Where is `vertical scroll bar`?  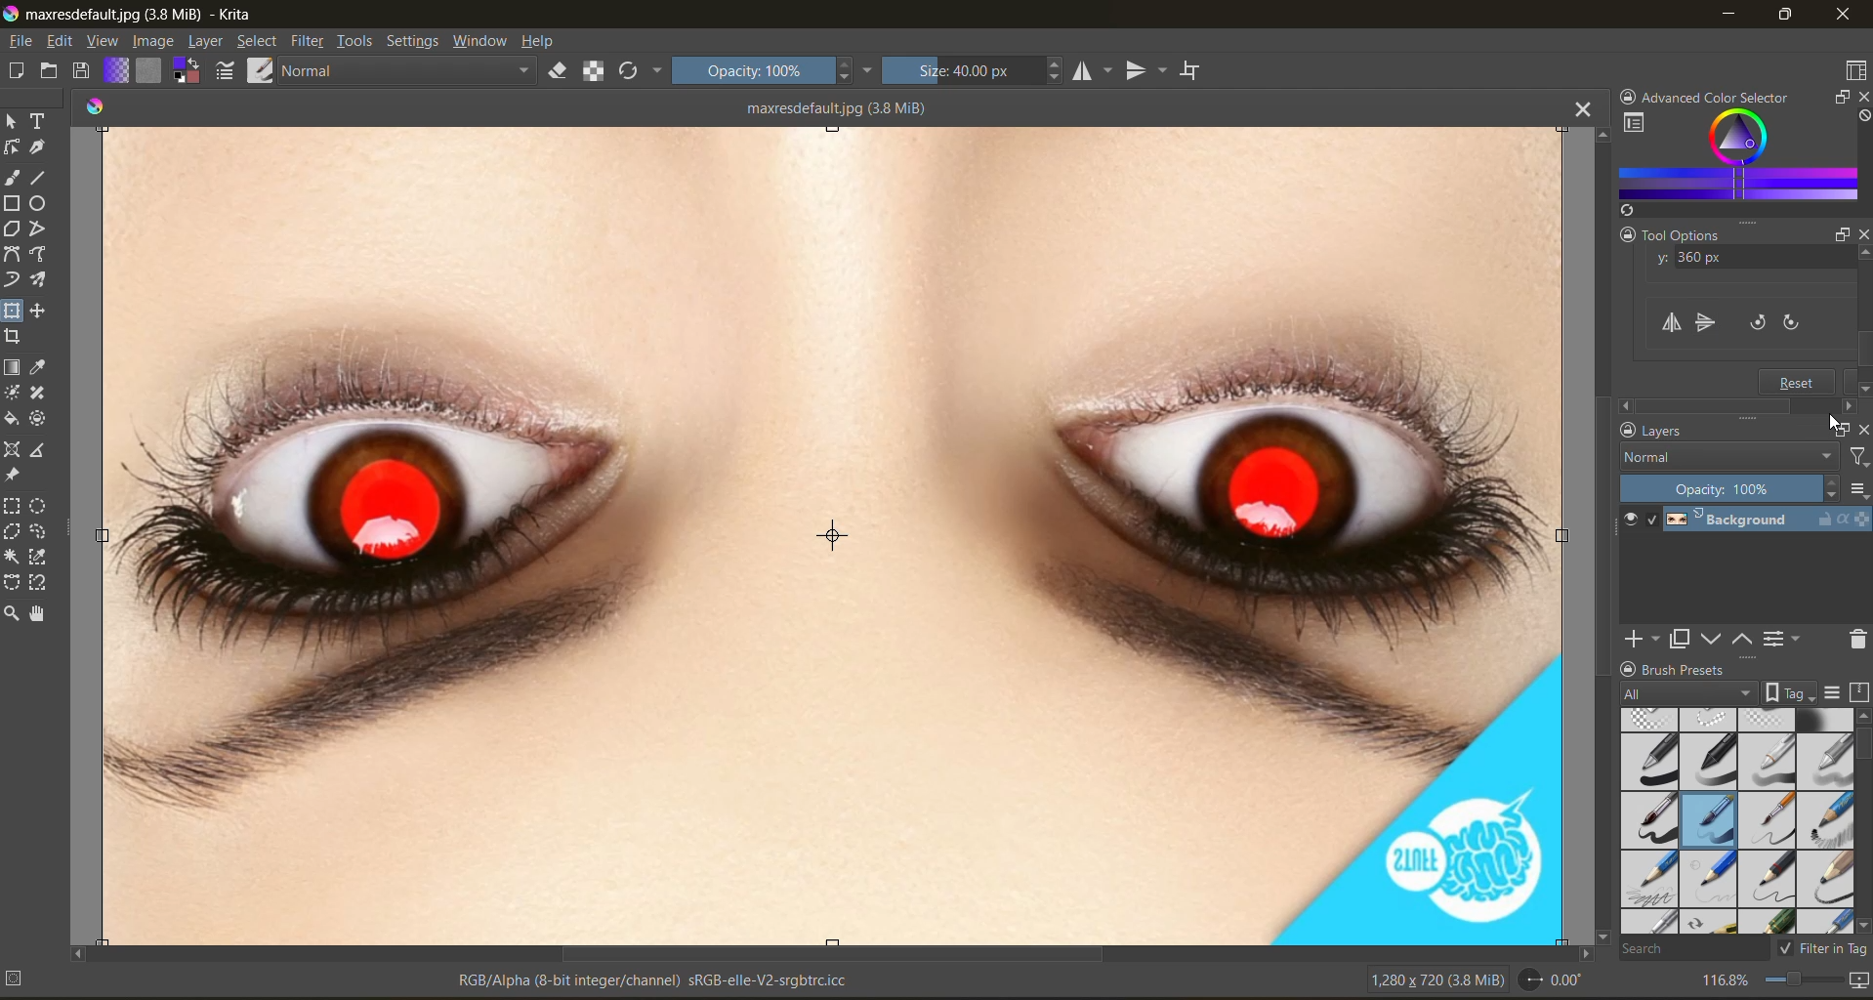 vertical scroll bar is located at coordinates (1861, 324).